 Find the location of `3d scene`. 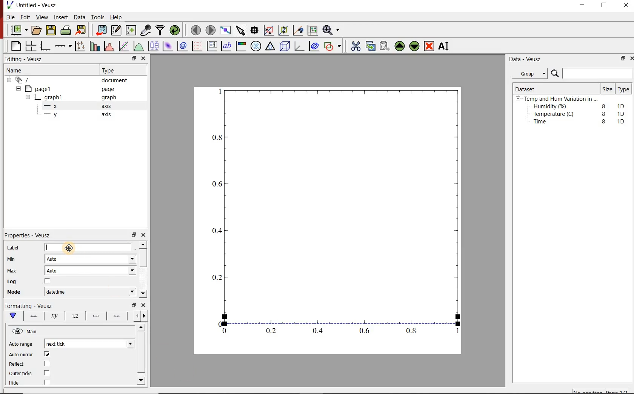

3d scene is located at coordinates (285, 47).